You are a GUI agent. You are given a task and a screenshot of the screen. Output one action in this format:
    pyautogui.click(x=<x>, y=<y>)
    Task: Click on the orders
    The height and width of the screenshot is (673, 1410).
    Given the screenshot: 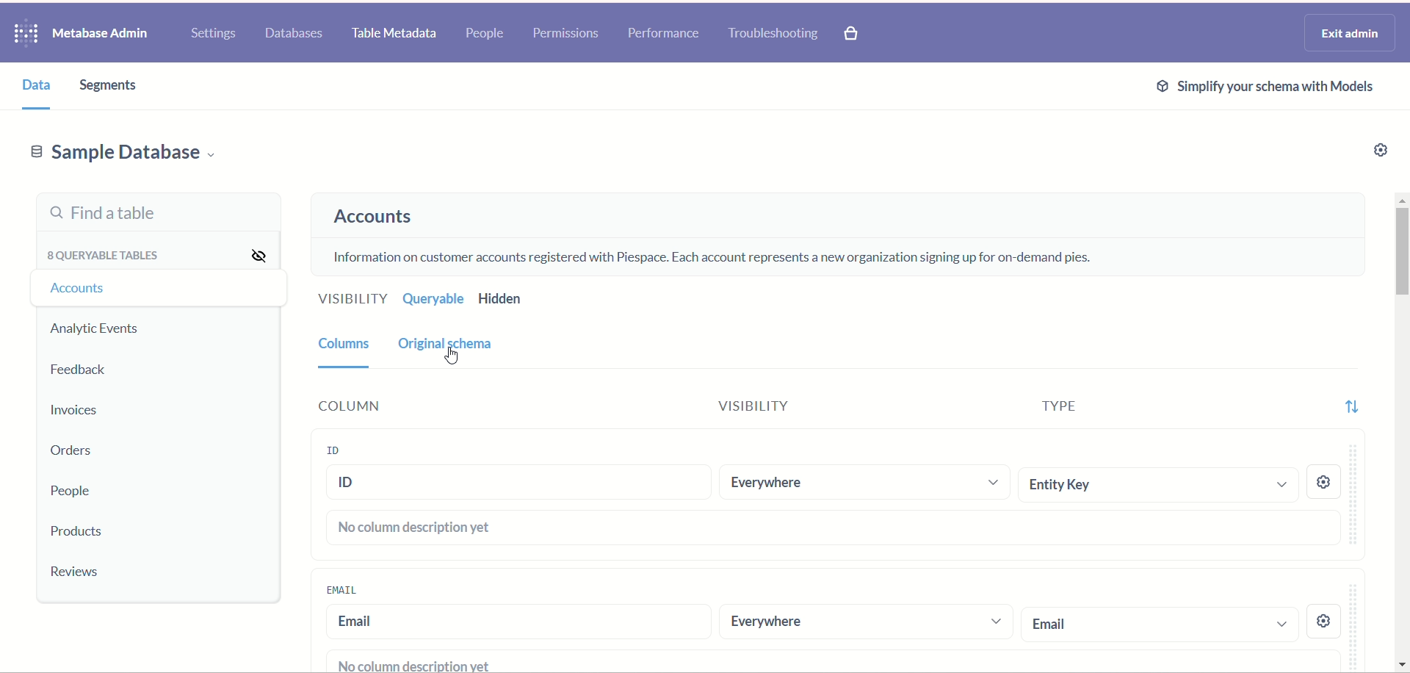 What is the action you would take?
    pyautogui.click(x=82, y=451)
    